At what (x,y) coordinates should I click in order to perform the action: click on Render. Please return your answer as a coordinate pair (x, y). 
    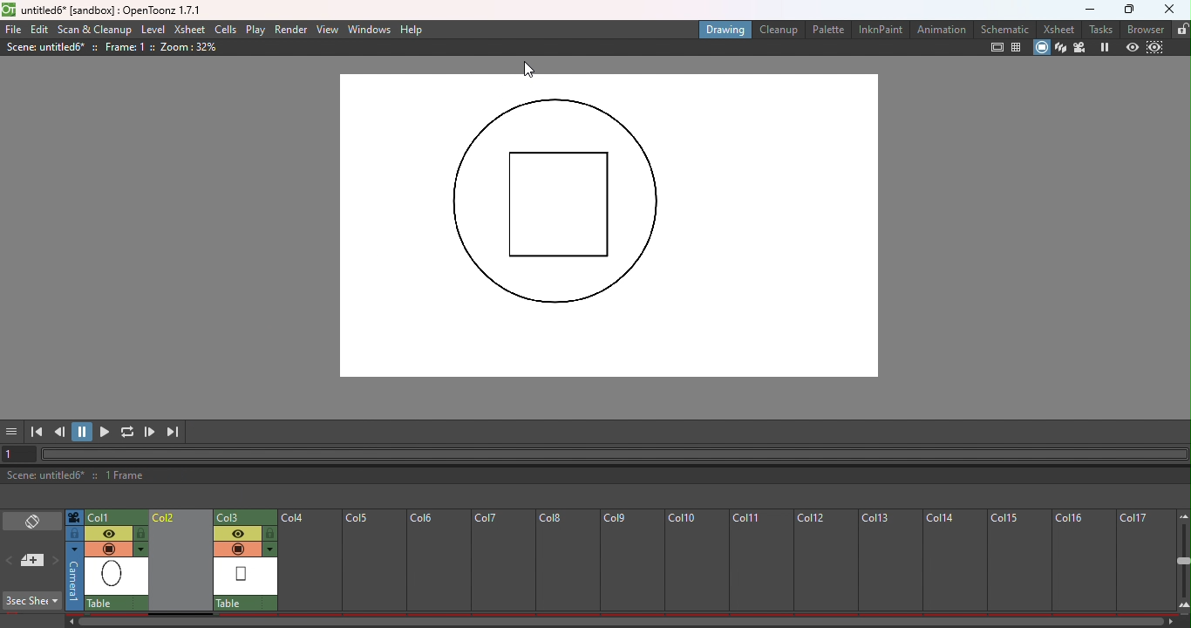
    Looking at the image, I should click on (292, 29).